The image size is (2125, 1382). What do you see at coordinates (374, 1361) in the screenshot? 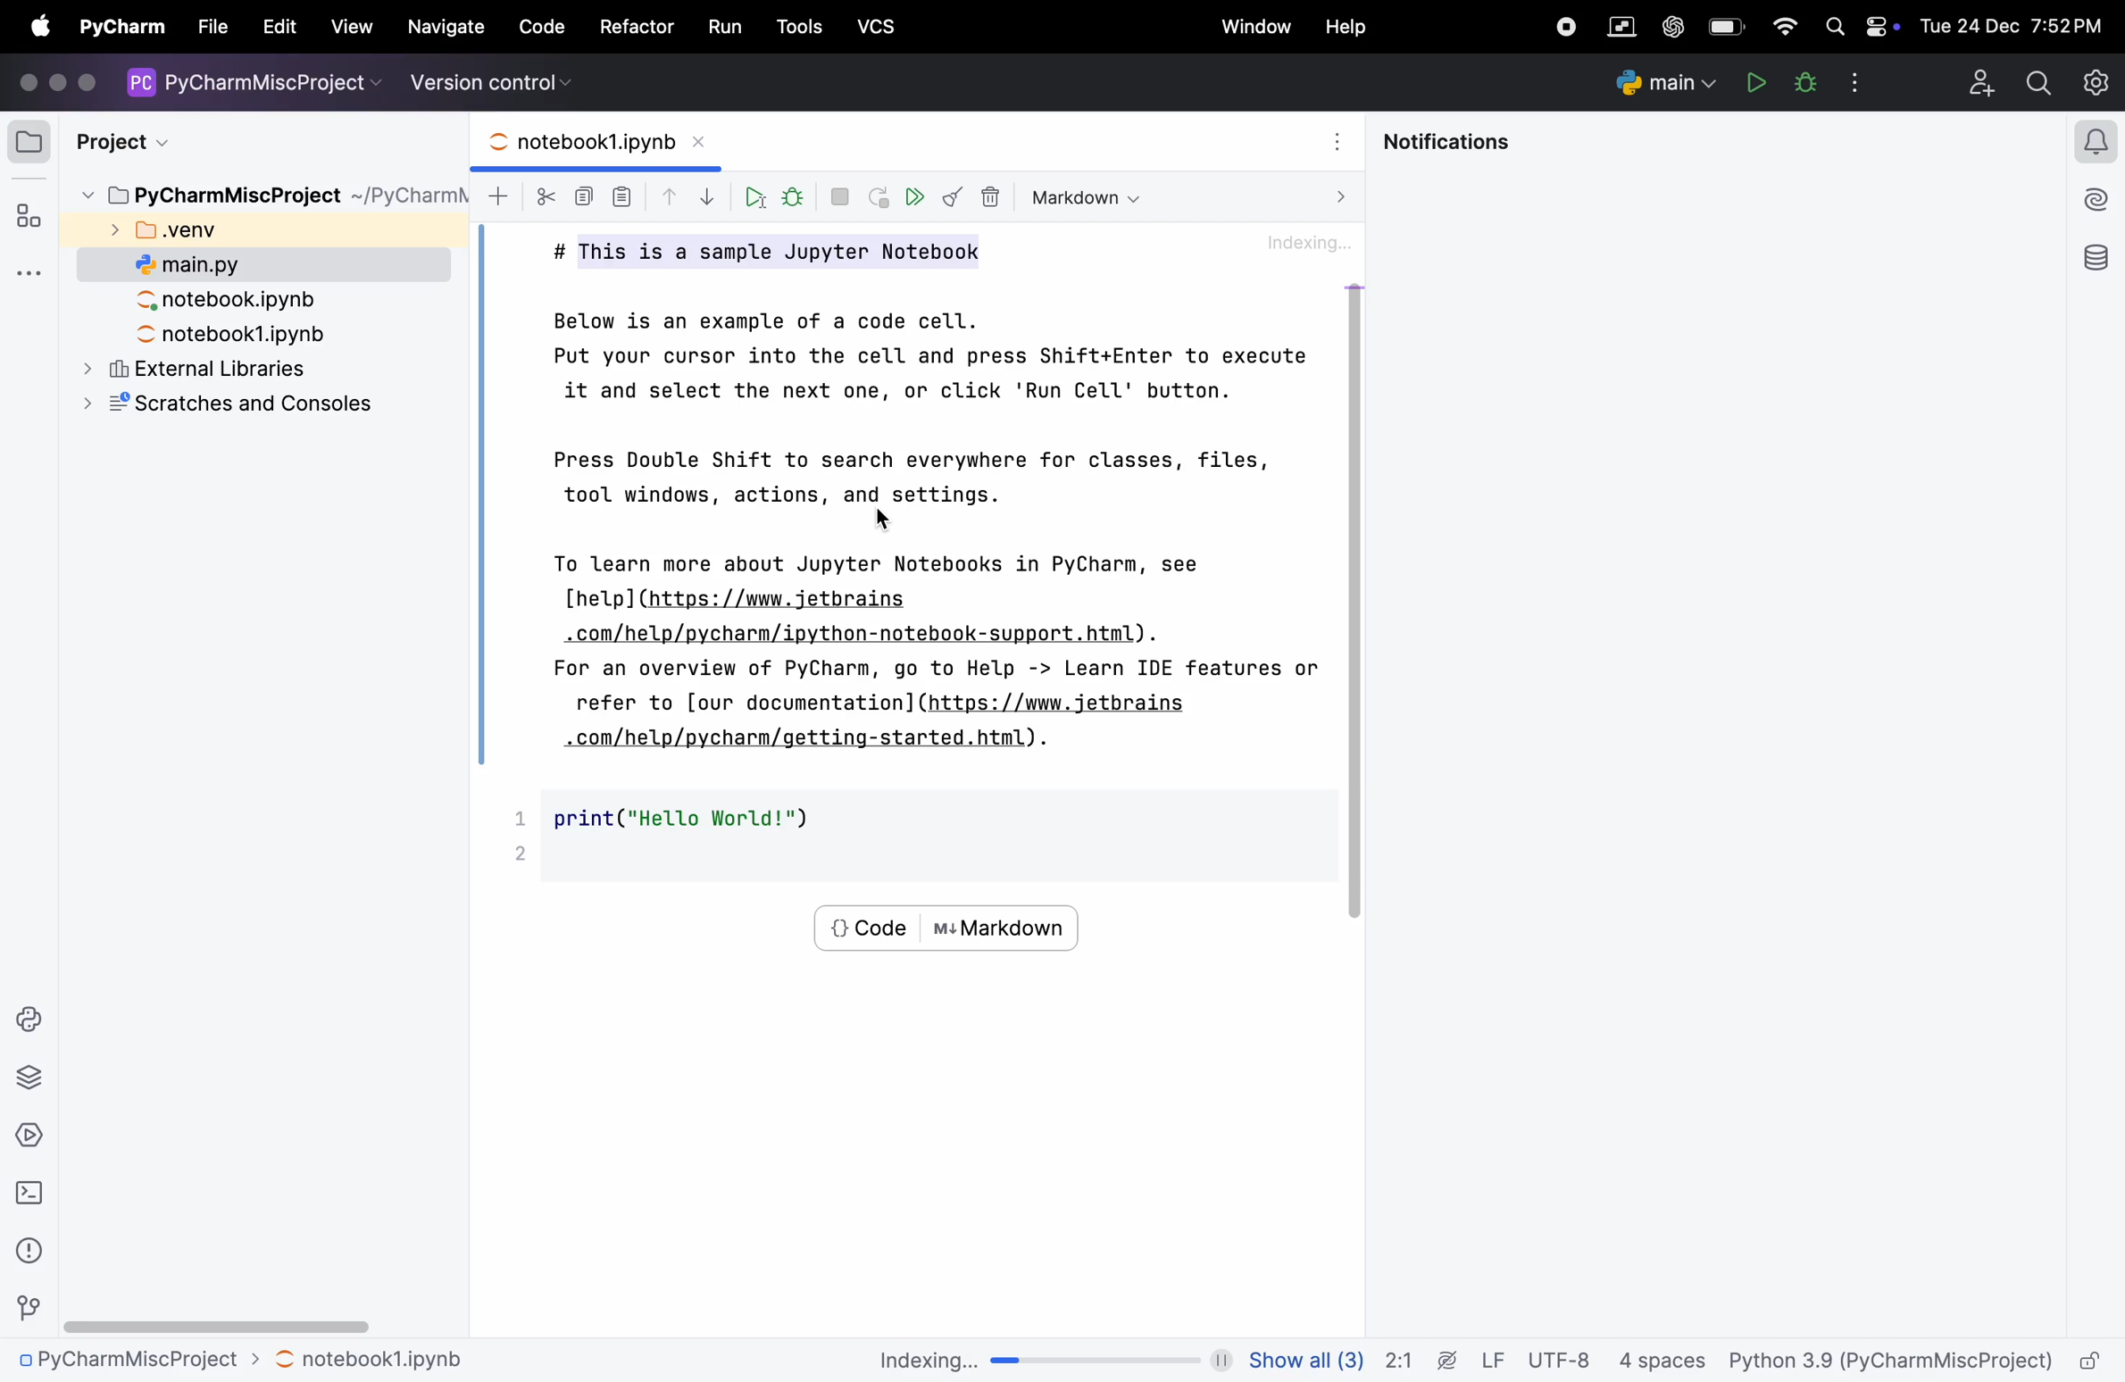
I see `— notebook1 pynb` at bounding box center [374, 1361].